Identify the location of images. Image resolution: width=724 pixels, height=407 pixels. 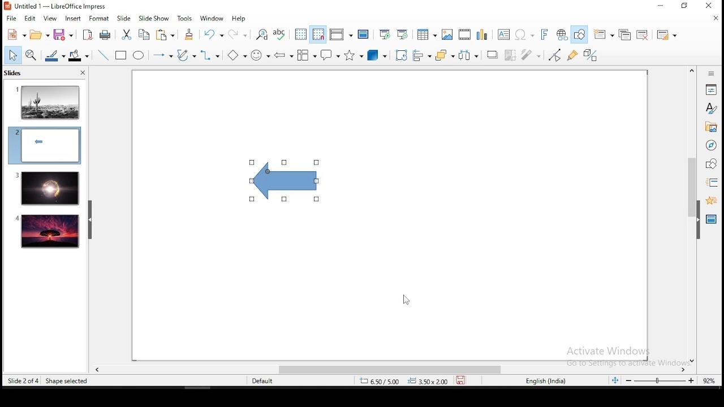
(446, 34).